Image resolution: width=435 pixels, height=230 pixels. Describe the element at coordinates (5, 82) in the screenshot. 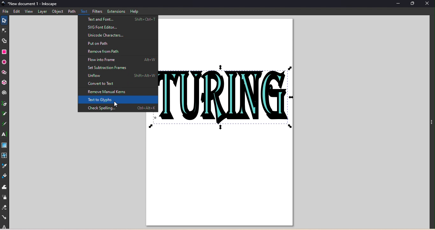

I see `3D box tool` at that location.